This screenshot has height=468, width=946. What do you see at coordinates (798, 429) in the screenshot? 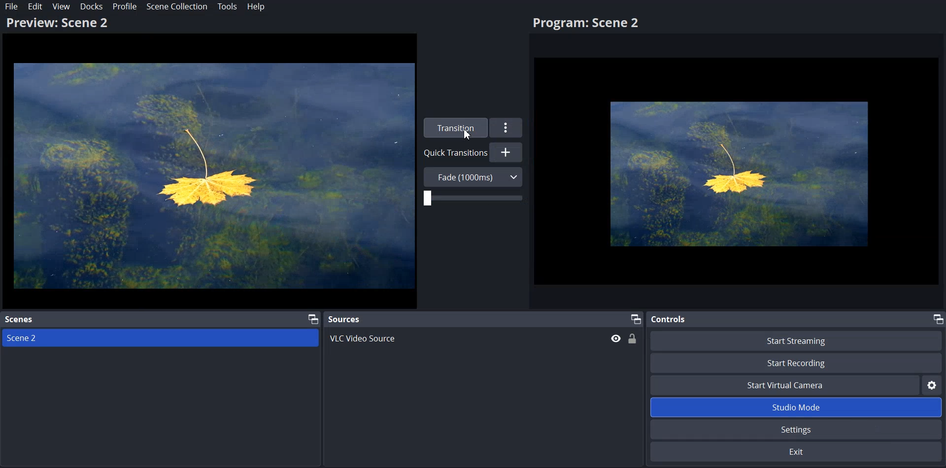
I see `Settings` at bounding box center [798, 429].